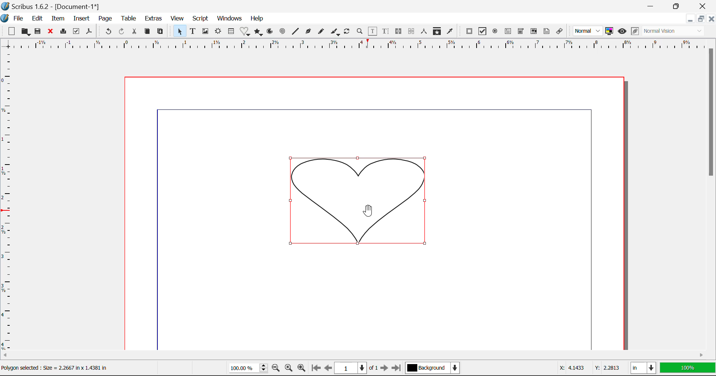 The image size is (716, 376). What do you see at coordinates (147, 32) in the screenshot?
I see `Copy` at bounding box center [147, 32].